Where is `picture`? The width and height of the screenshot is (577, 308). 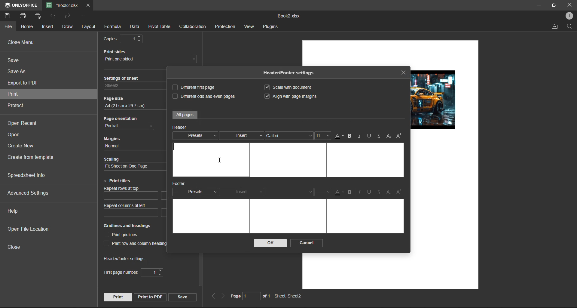 picture is located at coordinates (436, 100).